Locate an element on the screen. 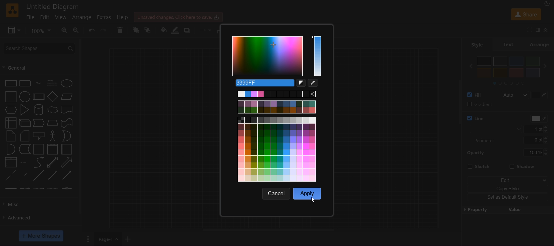 The image size is (554, 246). Cursor on color palette is located at coordinates (313, 200).